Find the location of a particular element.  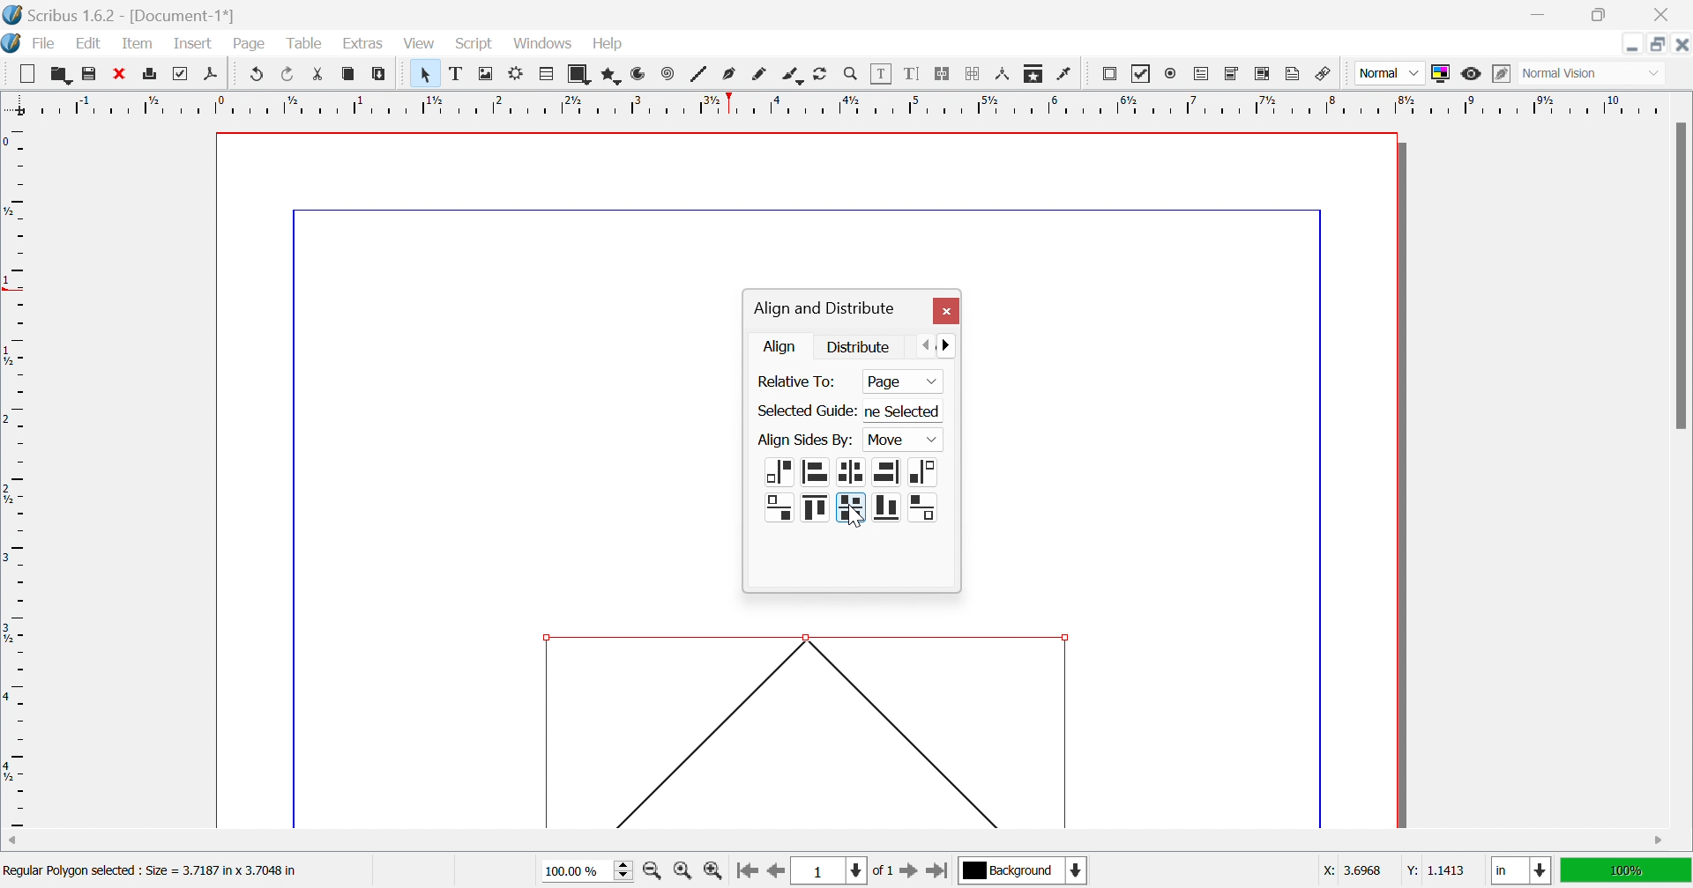

Go to the first page is located at coordinates (746, 876).